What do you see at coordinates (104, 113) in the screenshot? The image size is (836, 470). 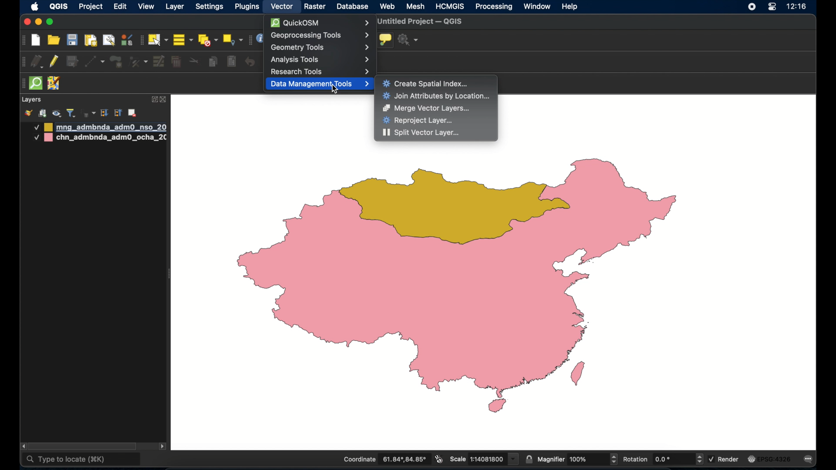 I see `expand all` at bounding box center [104, 113].